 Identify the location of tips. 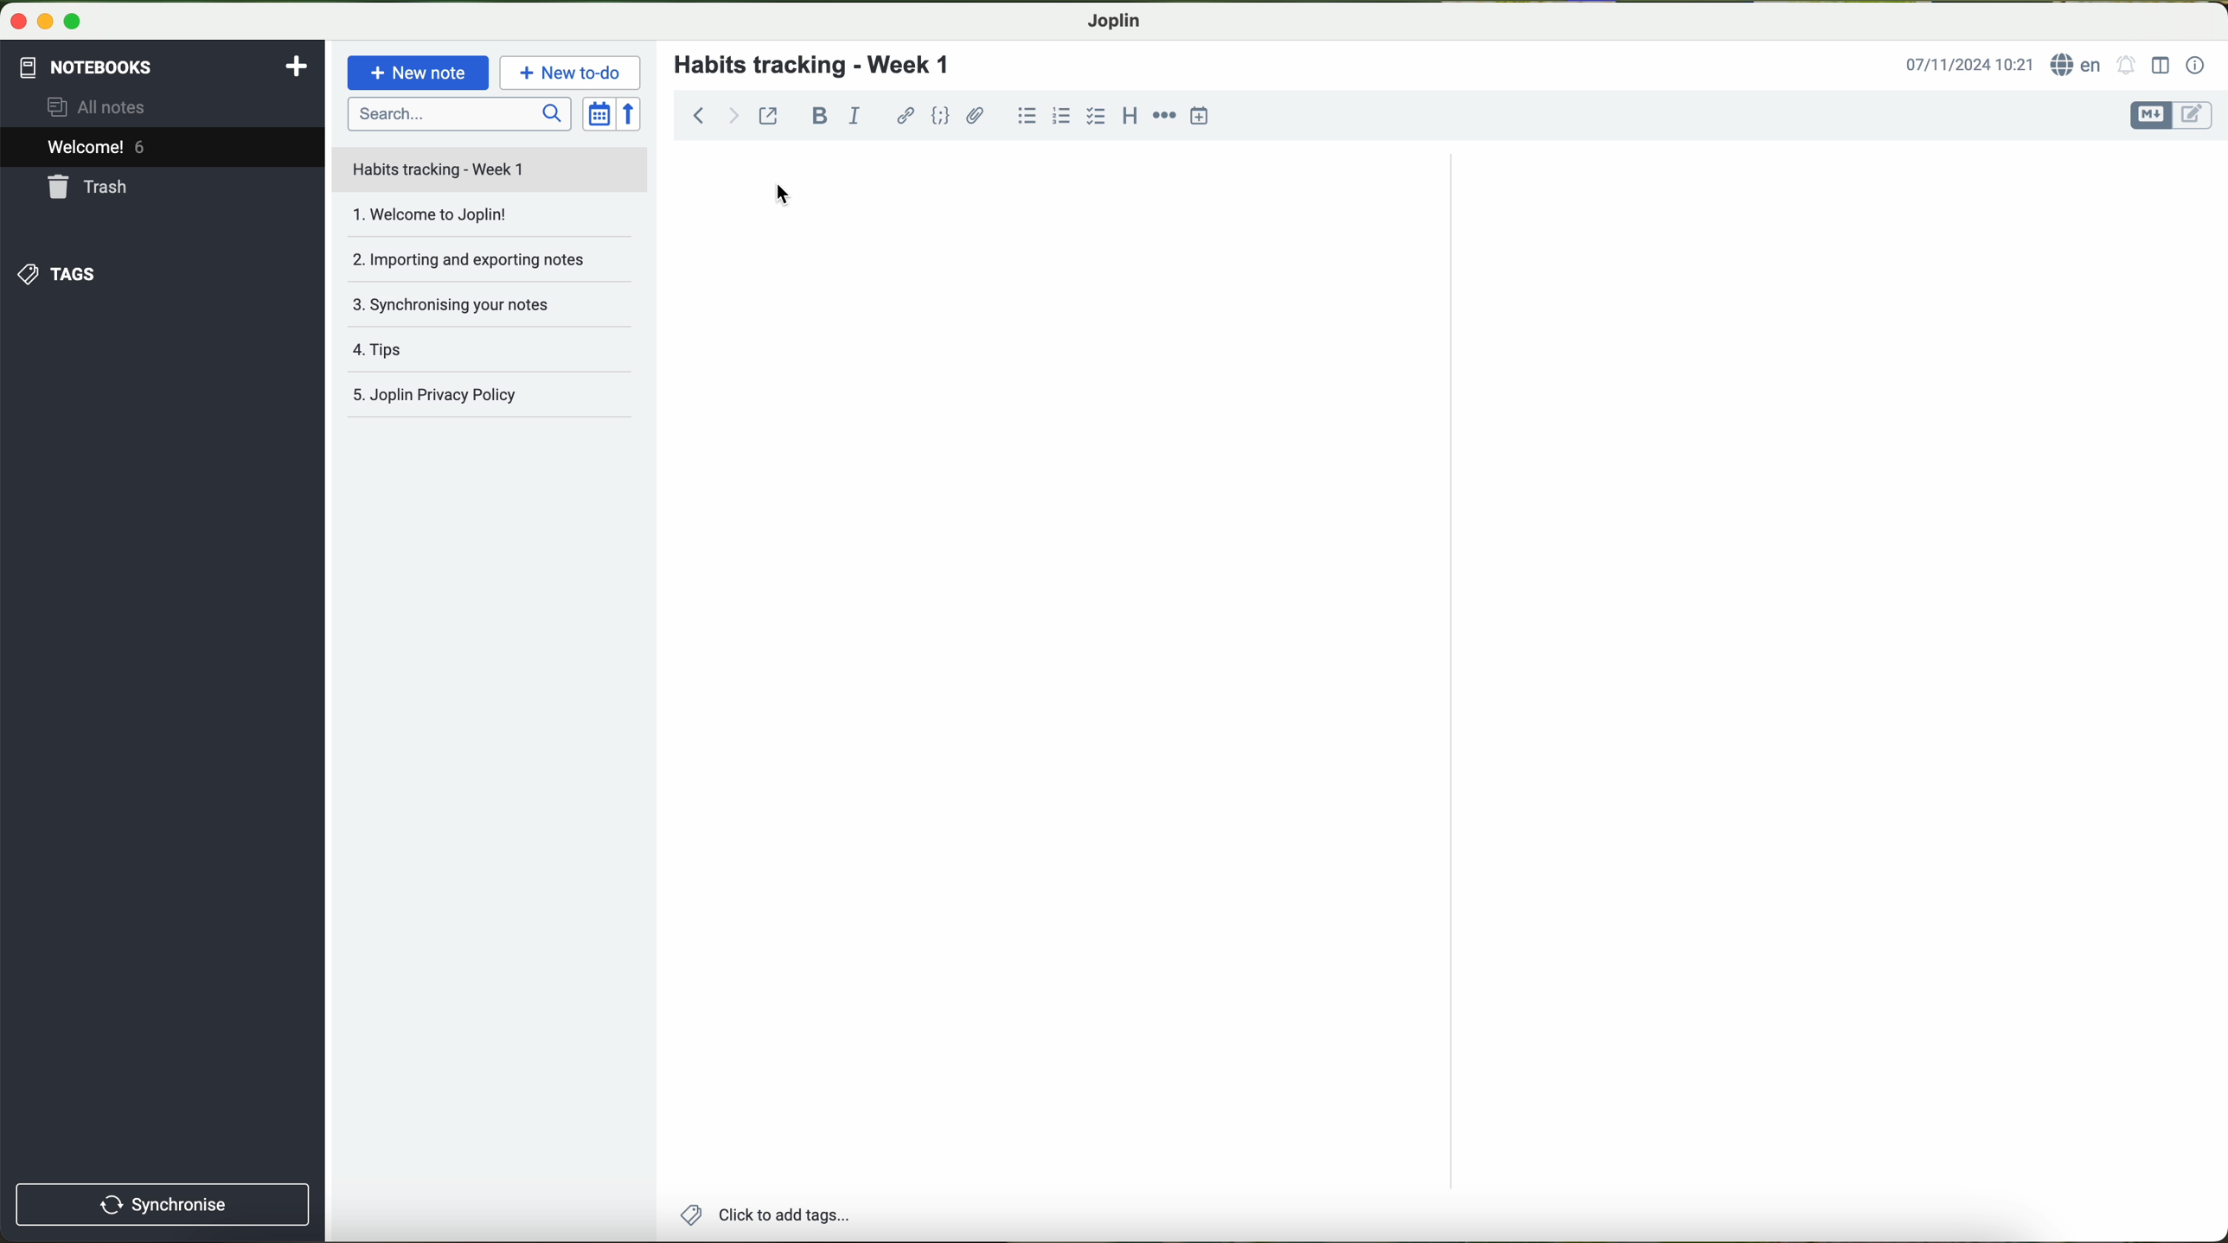
(493, 354).